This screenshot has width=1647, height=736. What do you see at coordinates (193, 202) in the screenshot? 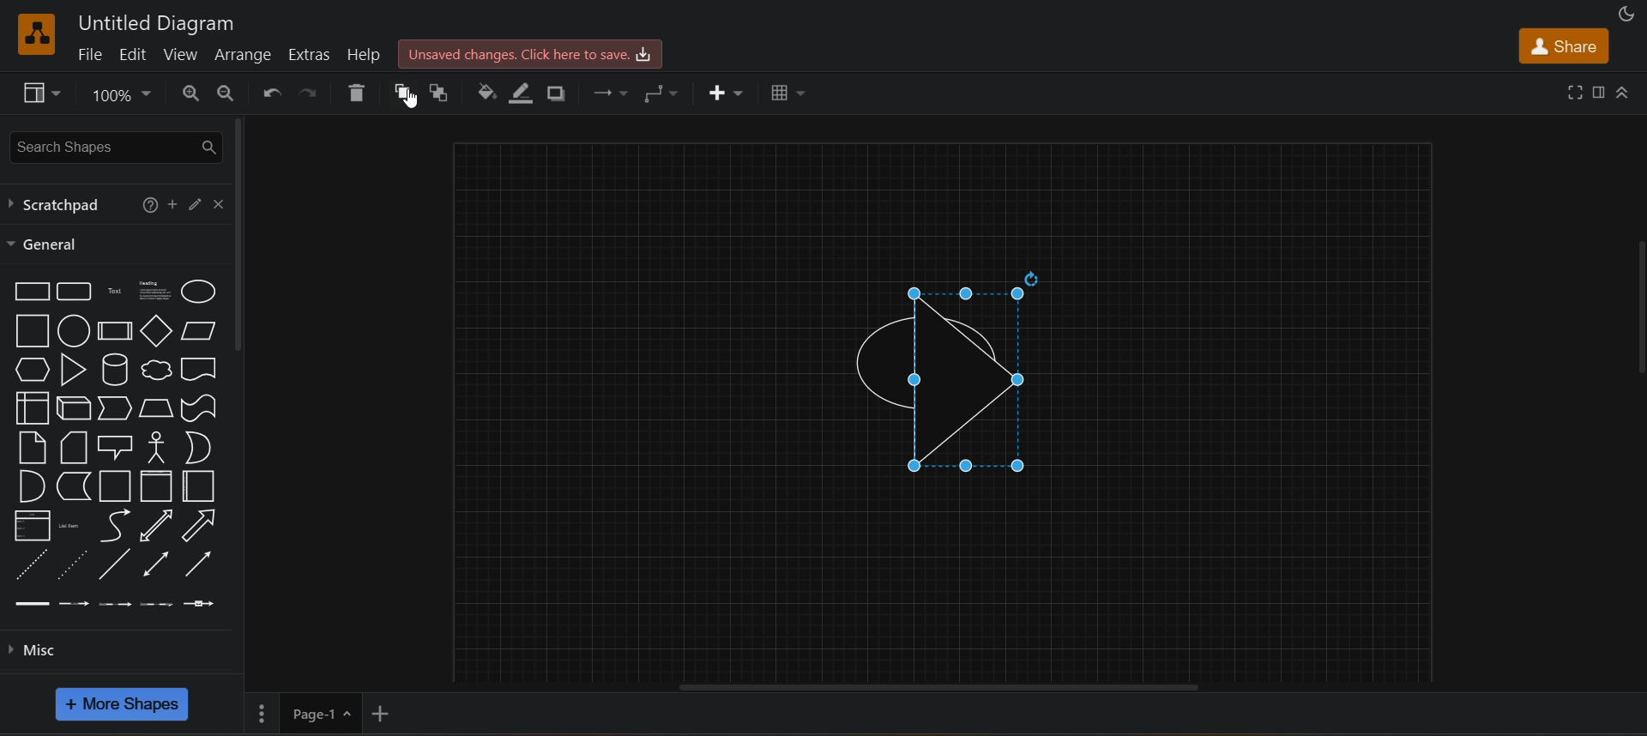
I see `edit` at bounding box center [193, 202].